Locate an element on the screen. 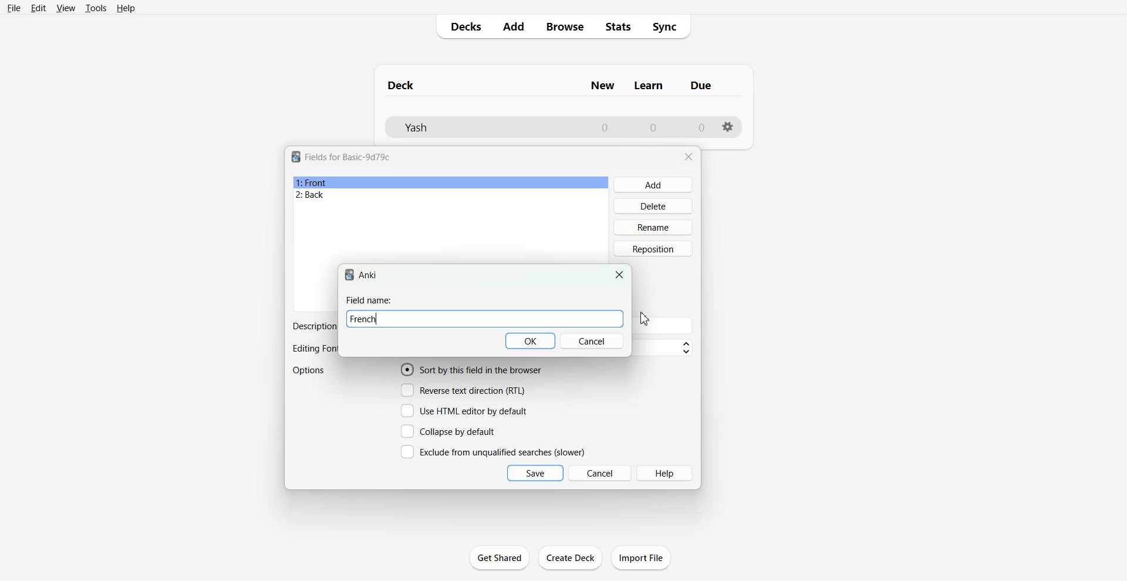  Use HTML editor by default is located at coordinates (464, 411).